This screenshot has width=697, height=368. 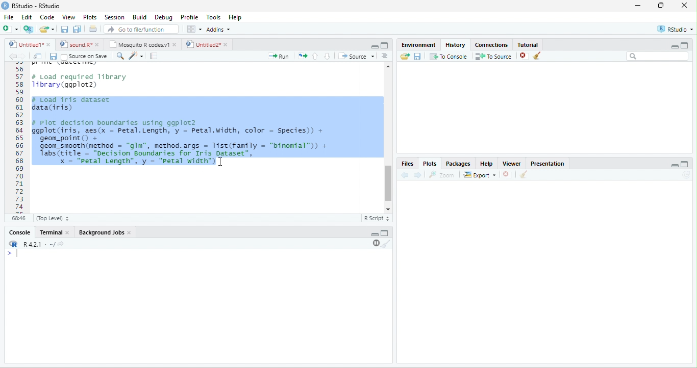 I want to click on Build, so click(x=140, y=17).